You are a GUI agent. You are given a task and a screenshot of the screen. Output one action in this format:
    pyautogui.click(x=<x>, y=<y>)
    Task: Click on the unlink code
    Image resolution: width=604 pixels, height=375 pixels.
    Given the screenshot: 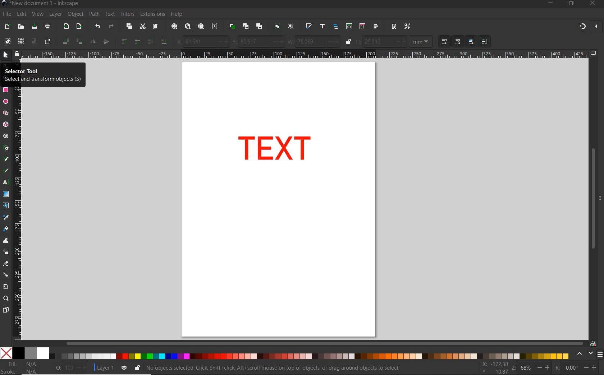 What is the action you would take?
    pyautogui.click(x=258, y=26)
    